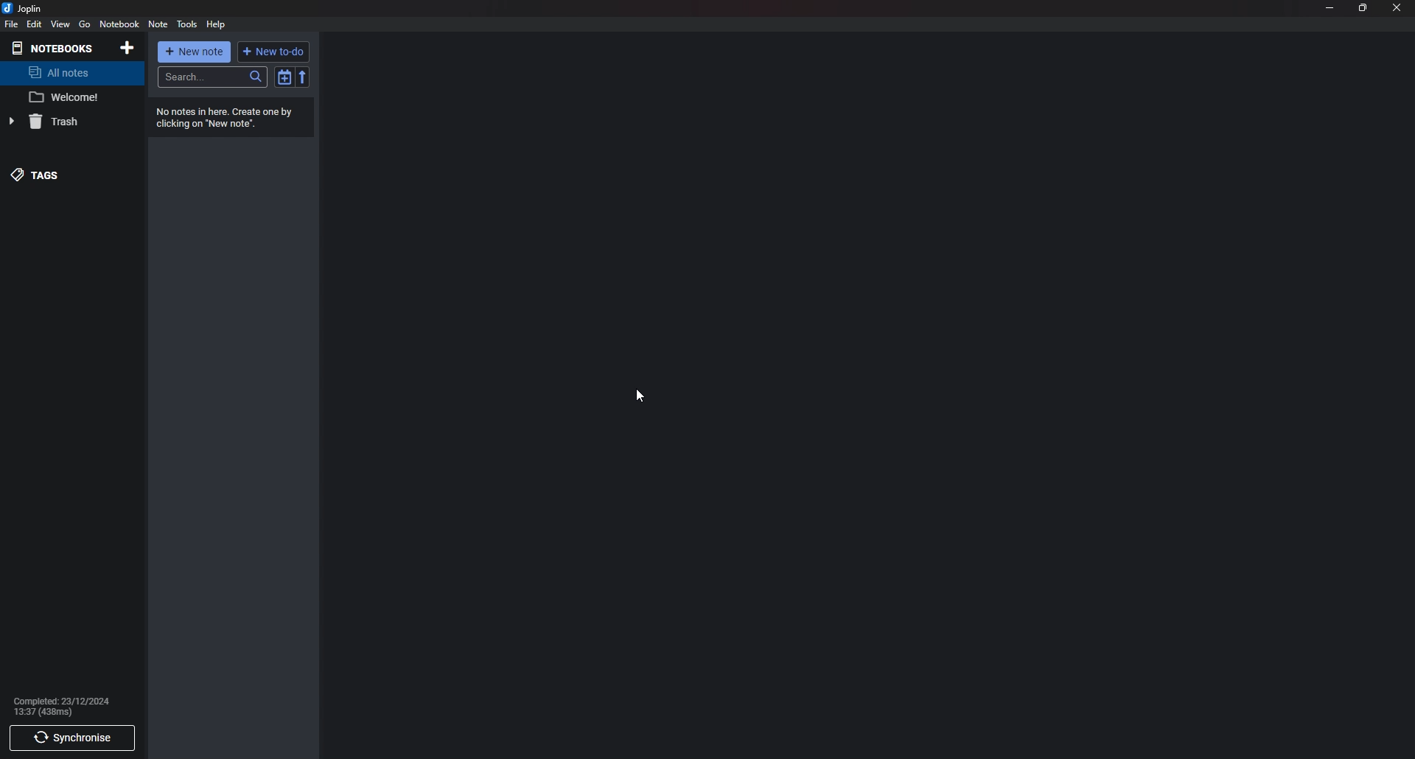 This screenshot has height=759, width=1415. I want to click on edit, so click(35, 24).